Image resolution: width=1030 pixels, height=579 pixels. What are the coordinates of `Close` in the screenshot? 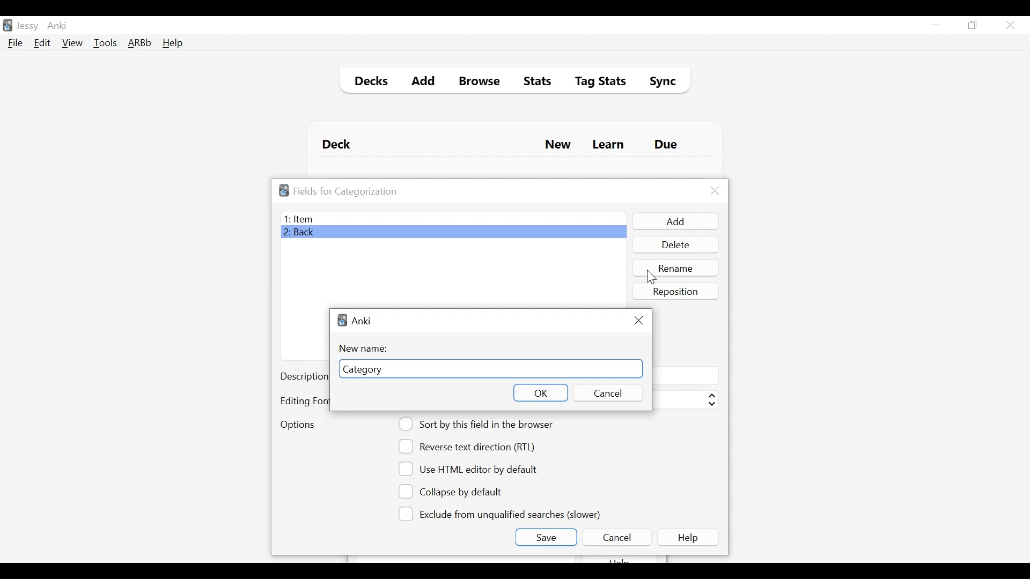 It's located at (1010, 25).